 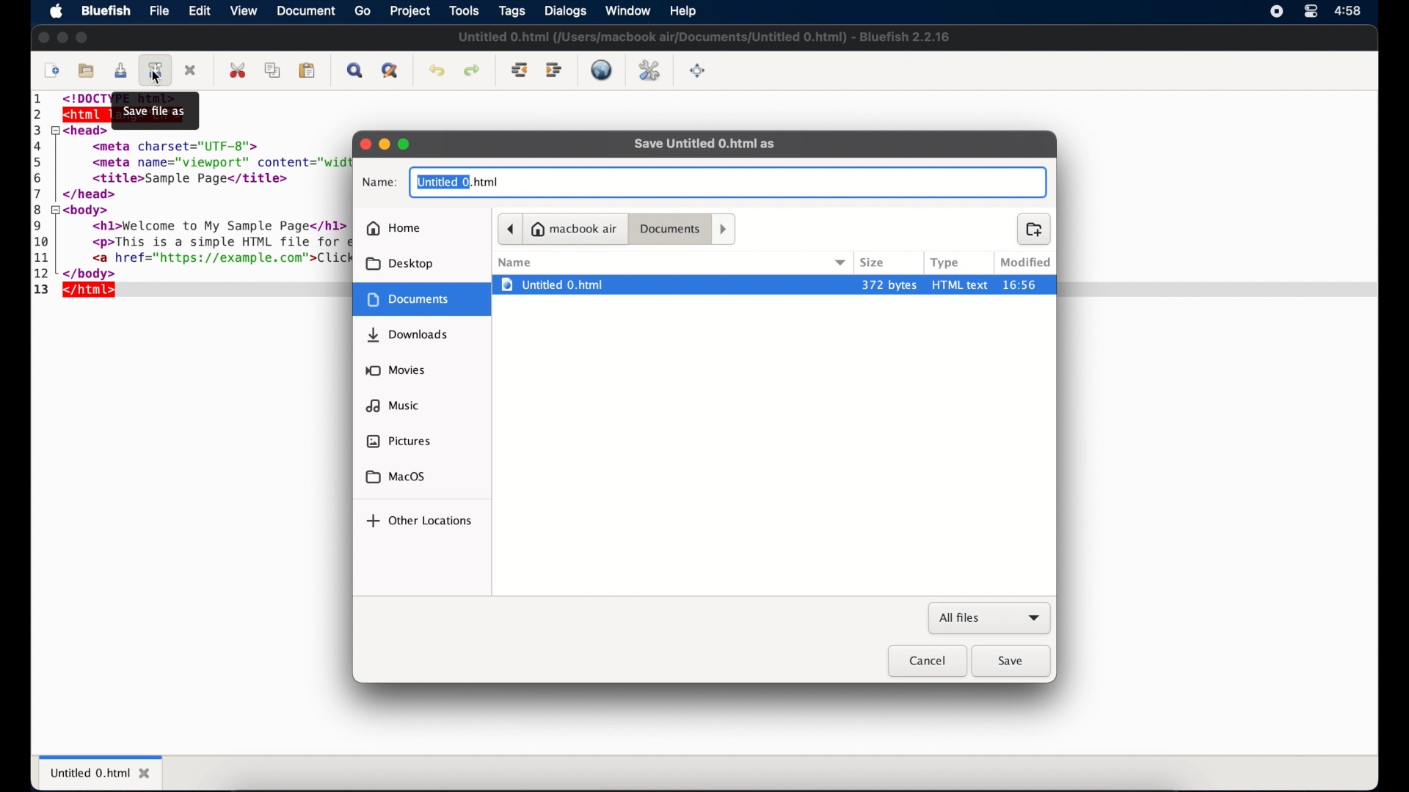 What do you see at coordinates (40, 209) in the screenshot?
I see `8` at bounding box center [40, 209].